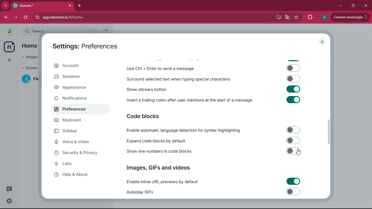  Describe the element at coordinates (9, 189) in the screenshot. I see `comments` at that location.